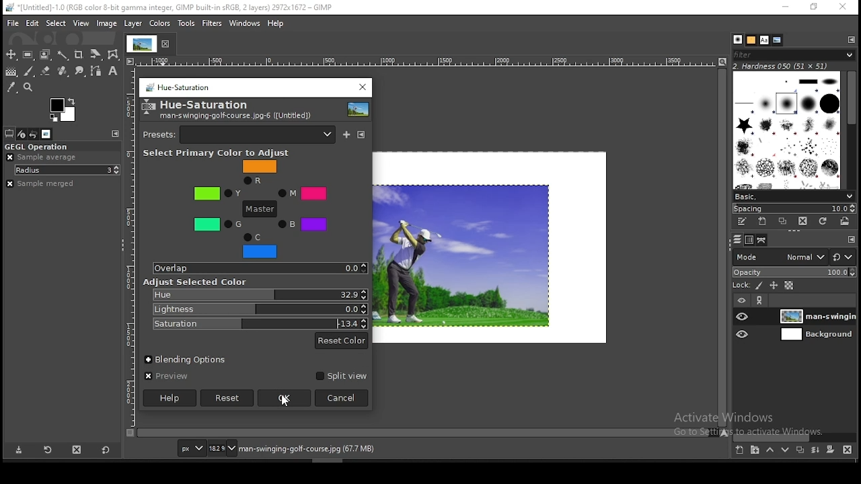 The height and width of the screenshot is (484, 861). What do you see at coordinates (116, 134) in the screenshot?
I see `configure this tab` at bounding box center [116, 134].